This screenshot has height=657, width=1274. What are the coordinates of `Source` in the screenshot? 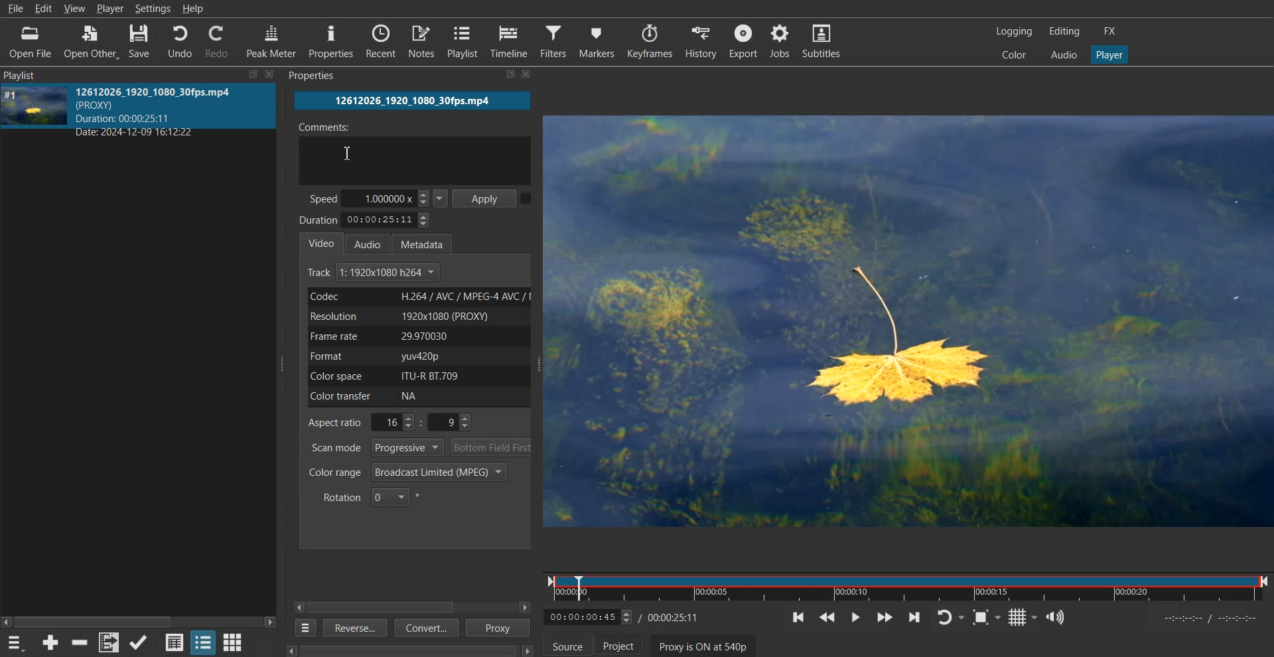 It's located at (567, 644).